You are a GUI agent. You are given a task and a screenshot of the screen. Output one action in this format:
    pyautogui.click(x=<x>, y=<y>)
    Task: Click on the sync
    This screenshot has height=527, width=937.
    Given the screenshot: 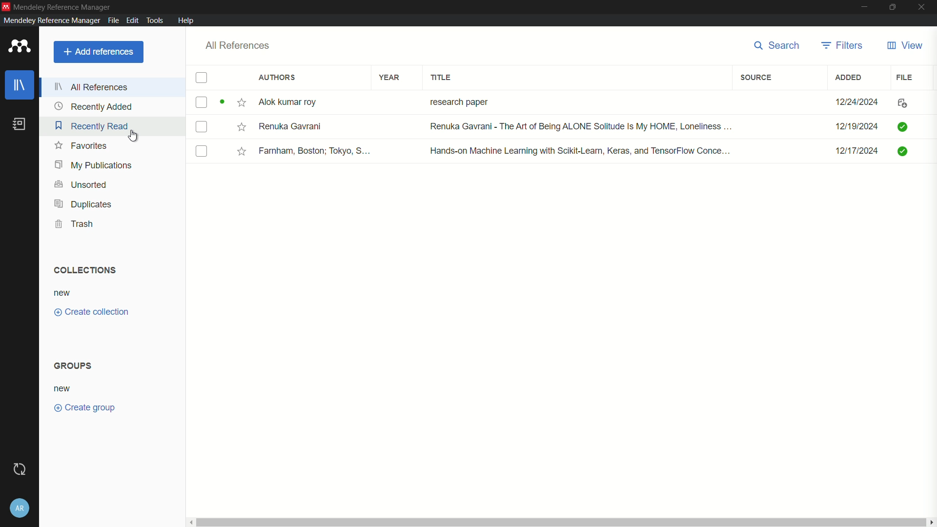 What is the action you would take?
    pyautogui.click(x=20, y=469)
    